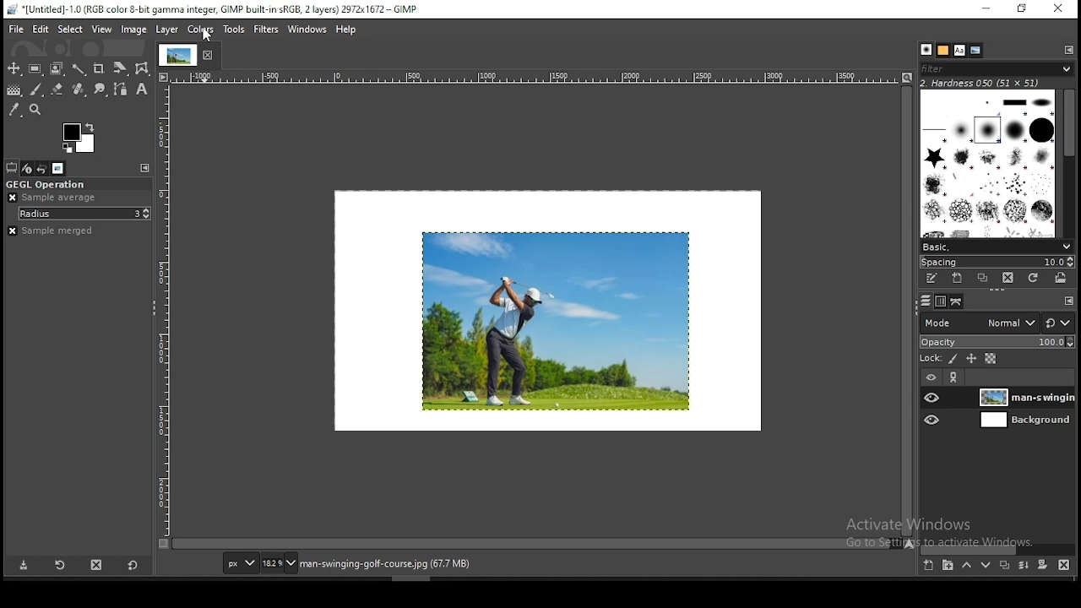 This screenshot has height=608, width=1081. What do you see at coordinates (930, 420) in the screenshot?
I see `layer visibility on/off` at bounding box center [930, 420].